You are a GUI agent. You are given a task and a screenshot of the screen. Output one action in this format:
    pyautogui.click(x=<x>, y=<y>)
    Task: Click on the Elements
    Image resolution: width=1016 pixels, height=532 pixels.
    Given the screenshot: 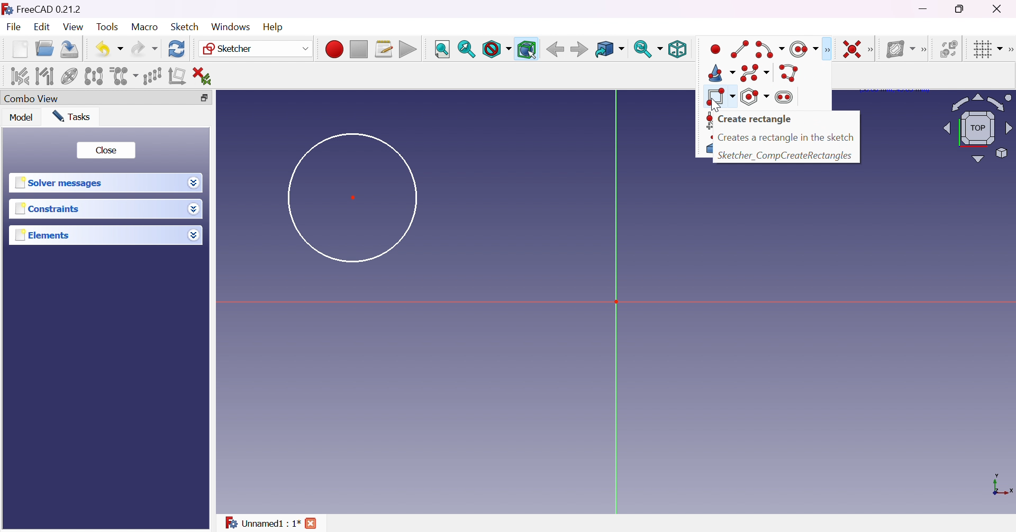 What is the action you would take?
    pyautogui.click(x=43, y=235)
    